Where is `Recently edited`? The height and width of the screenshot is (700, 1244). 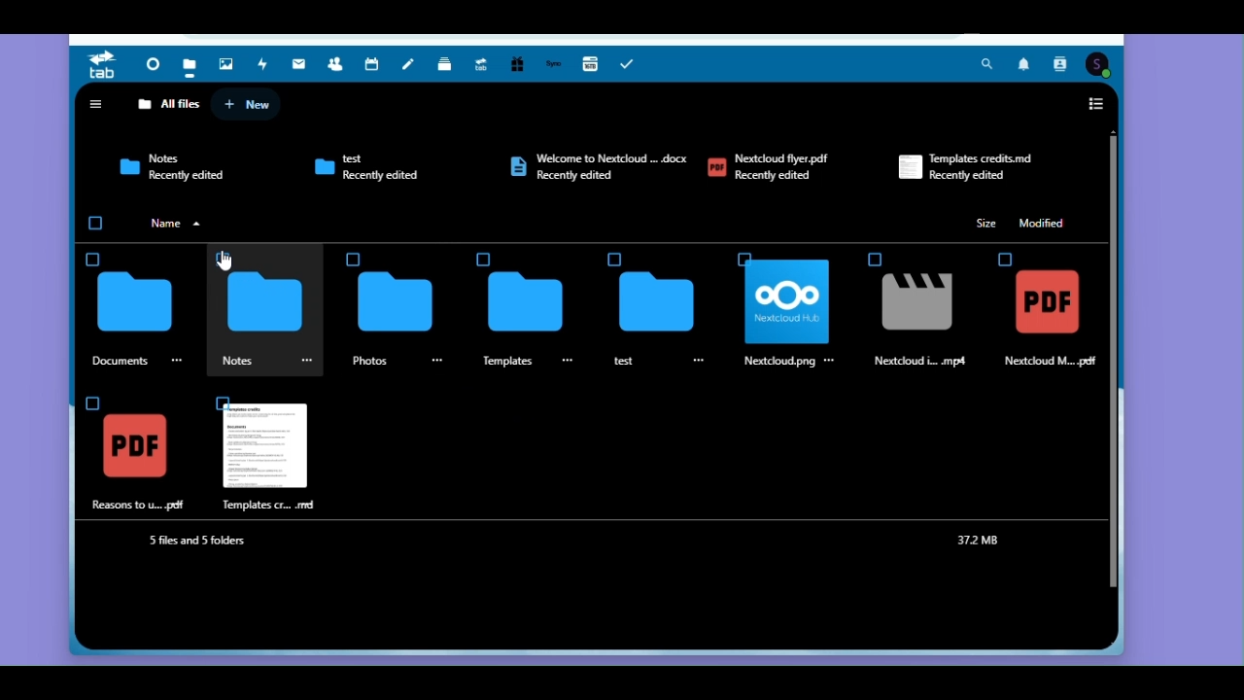 Recently edited is located at coordinates (585, 176).